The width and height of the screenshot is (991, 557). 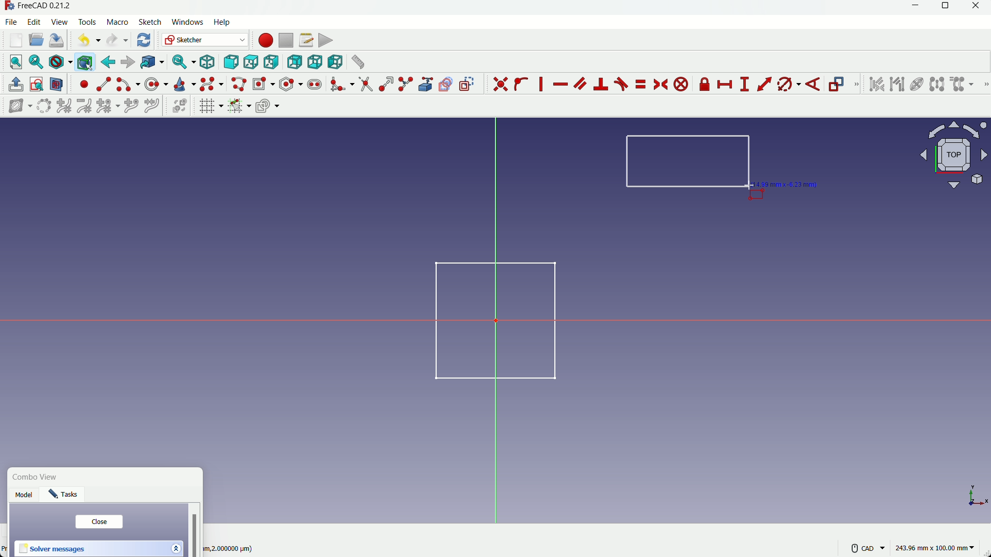 What do you see at coordinates (285, 41) in the screenshot?
I see `stop macros` at bounding box center [285, 41].